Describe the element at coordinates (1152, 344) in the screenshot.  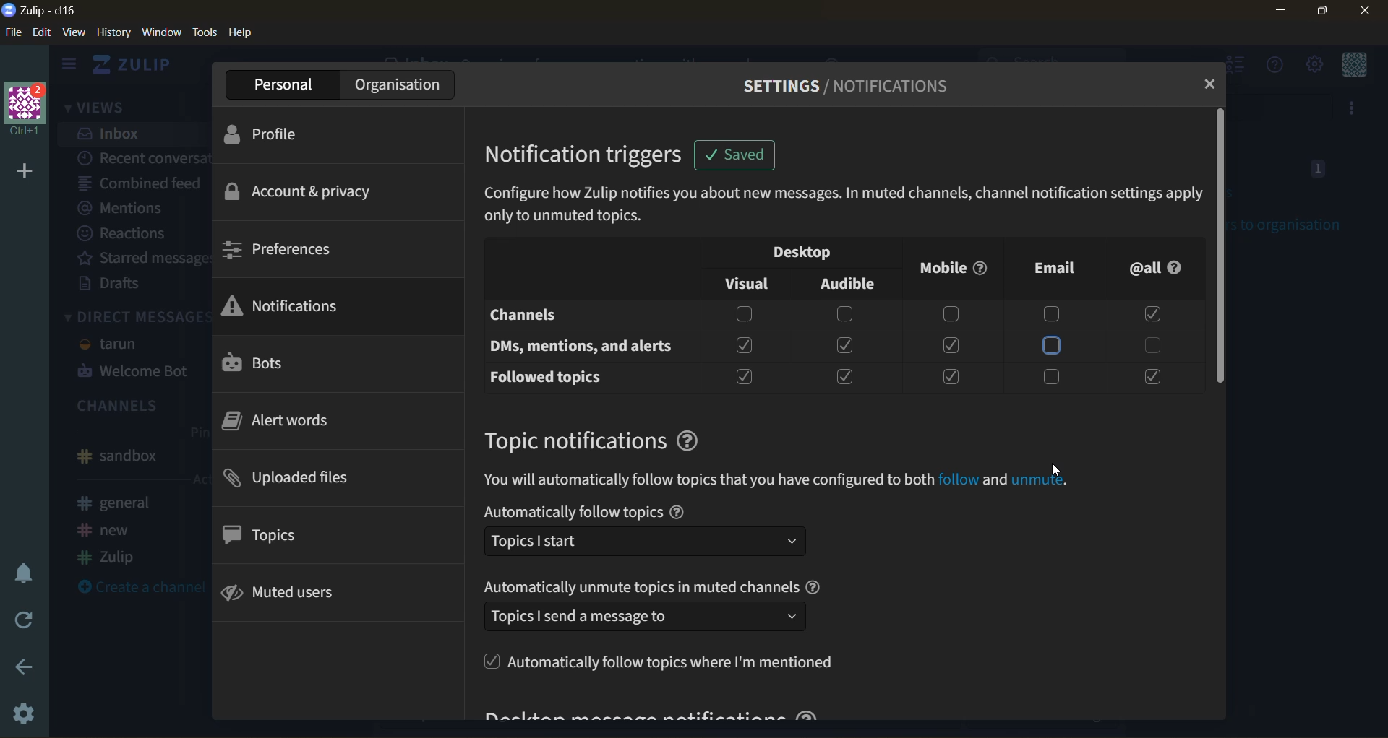
I see `checkbox` at that location.